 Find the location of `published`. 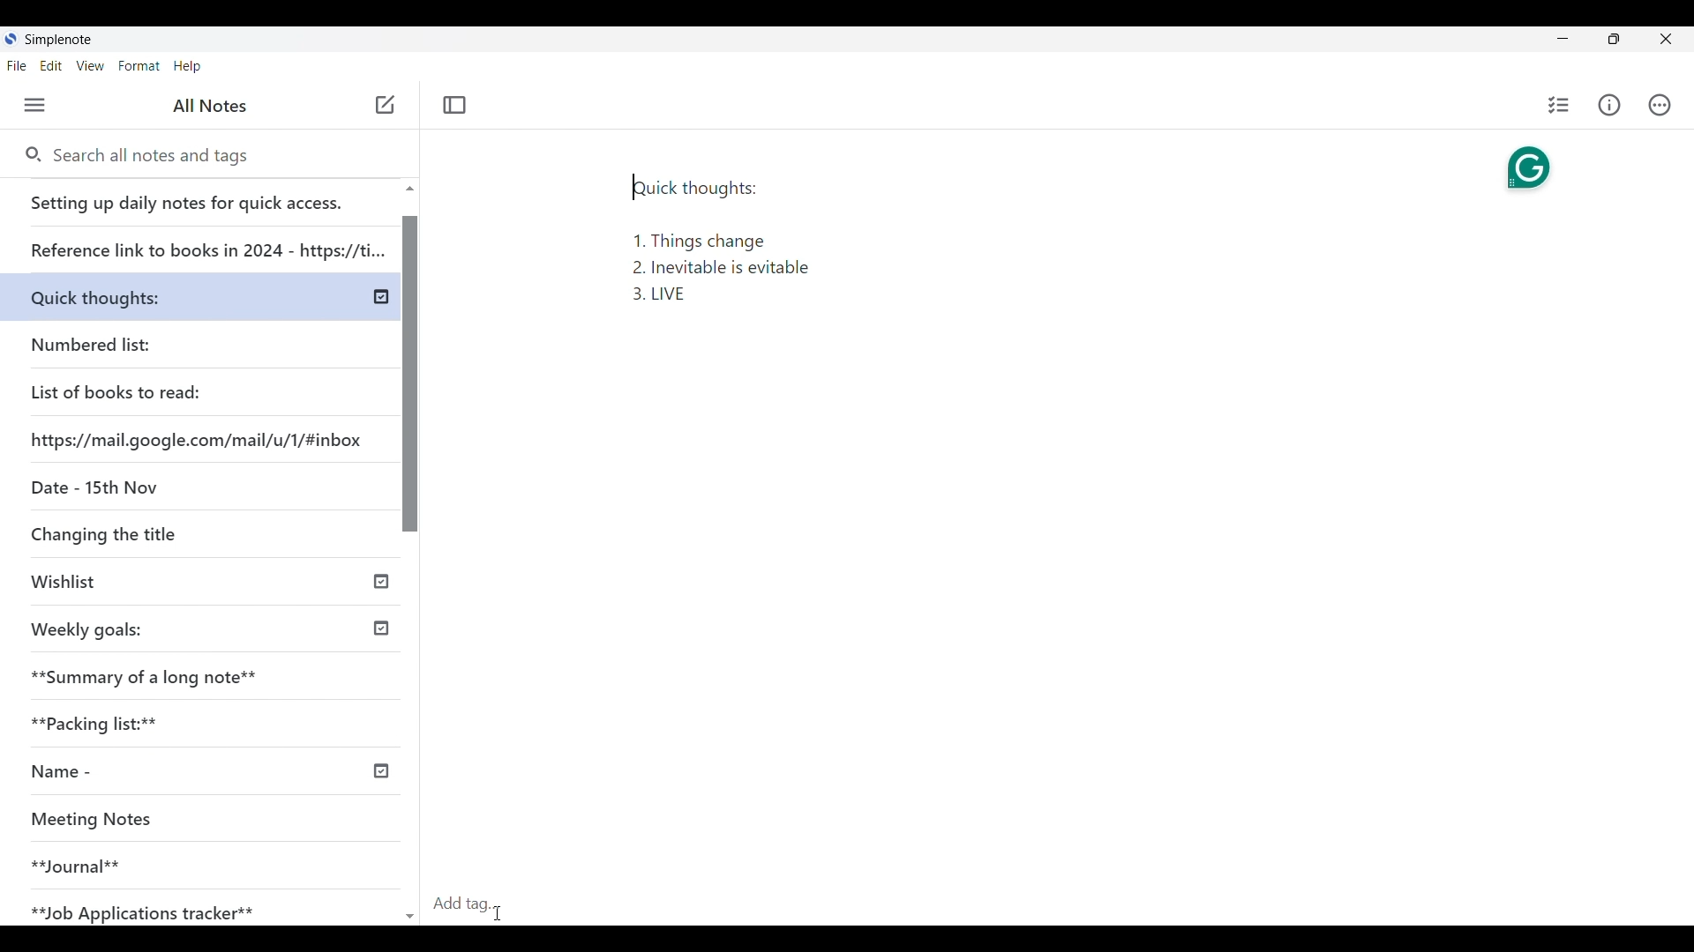

published is located at coordinates (379, 771).